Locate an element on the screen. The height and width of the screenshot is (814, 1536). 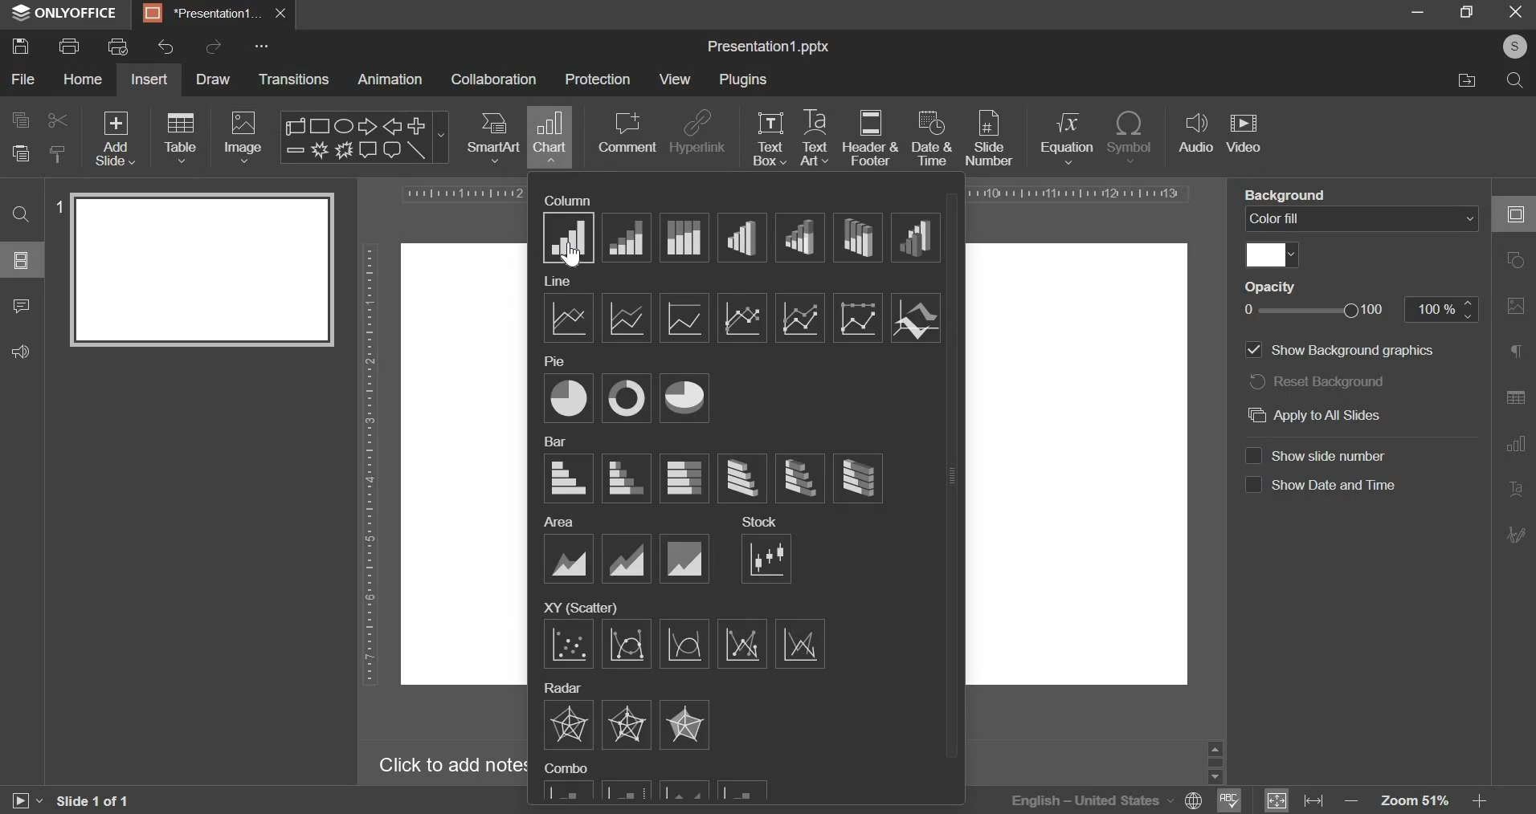
home is located at coordinates (81, 79).